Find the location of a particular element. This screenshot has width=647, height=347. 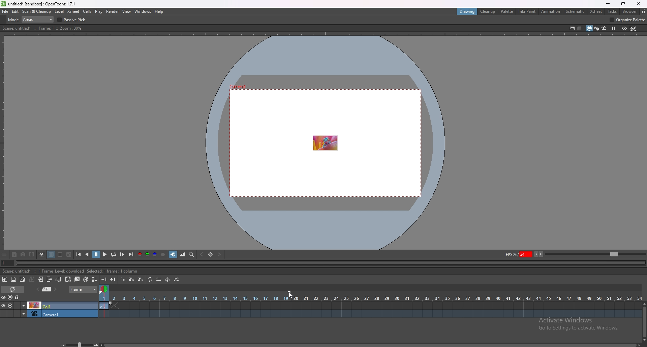

play is located at coordinates (105, 254).